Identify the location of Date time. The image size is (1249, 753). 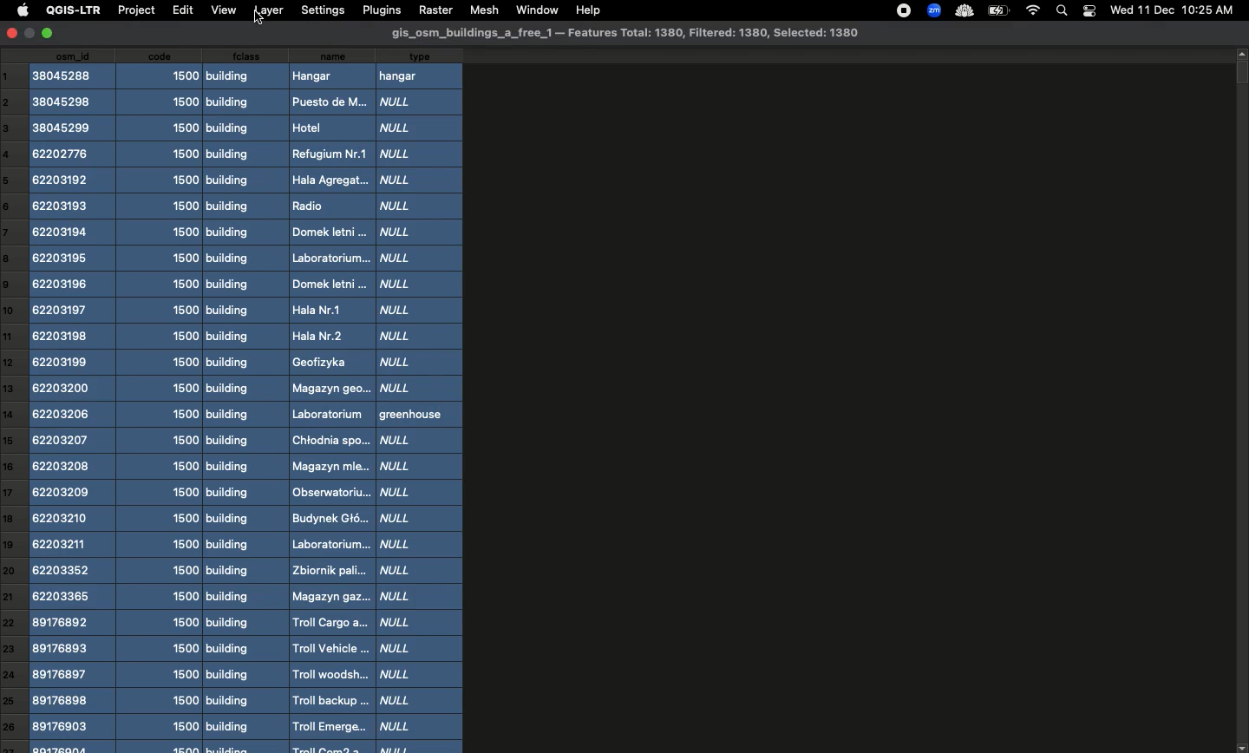
(1172, 10).